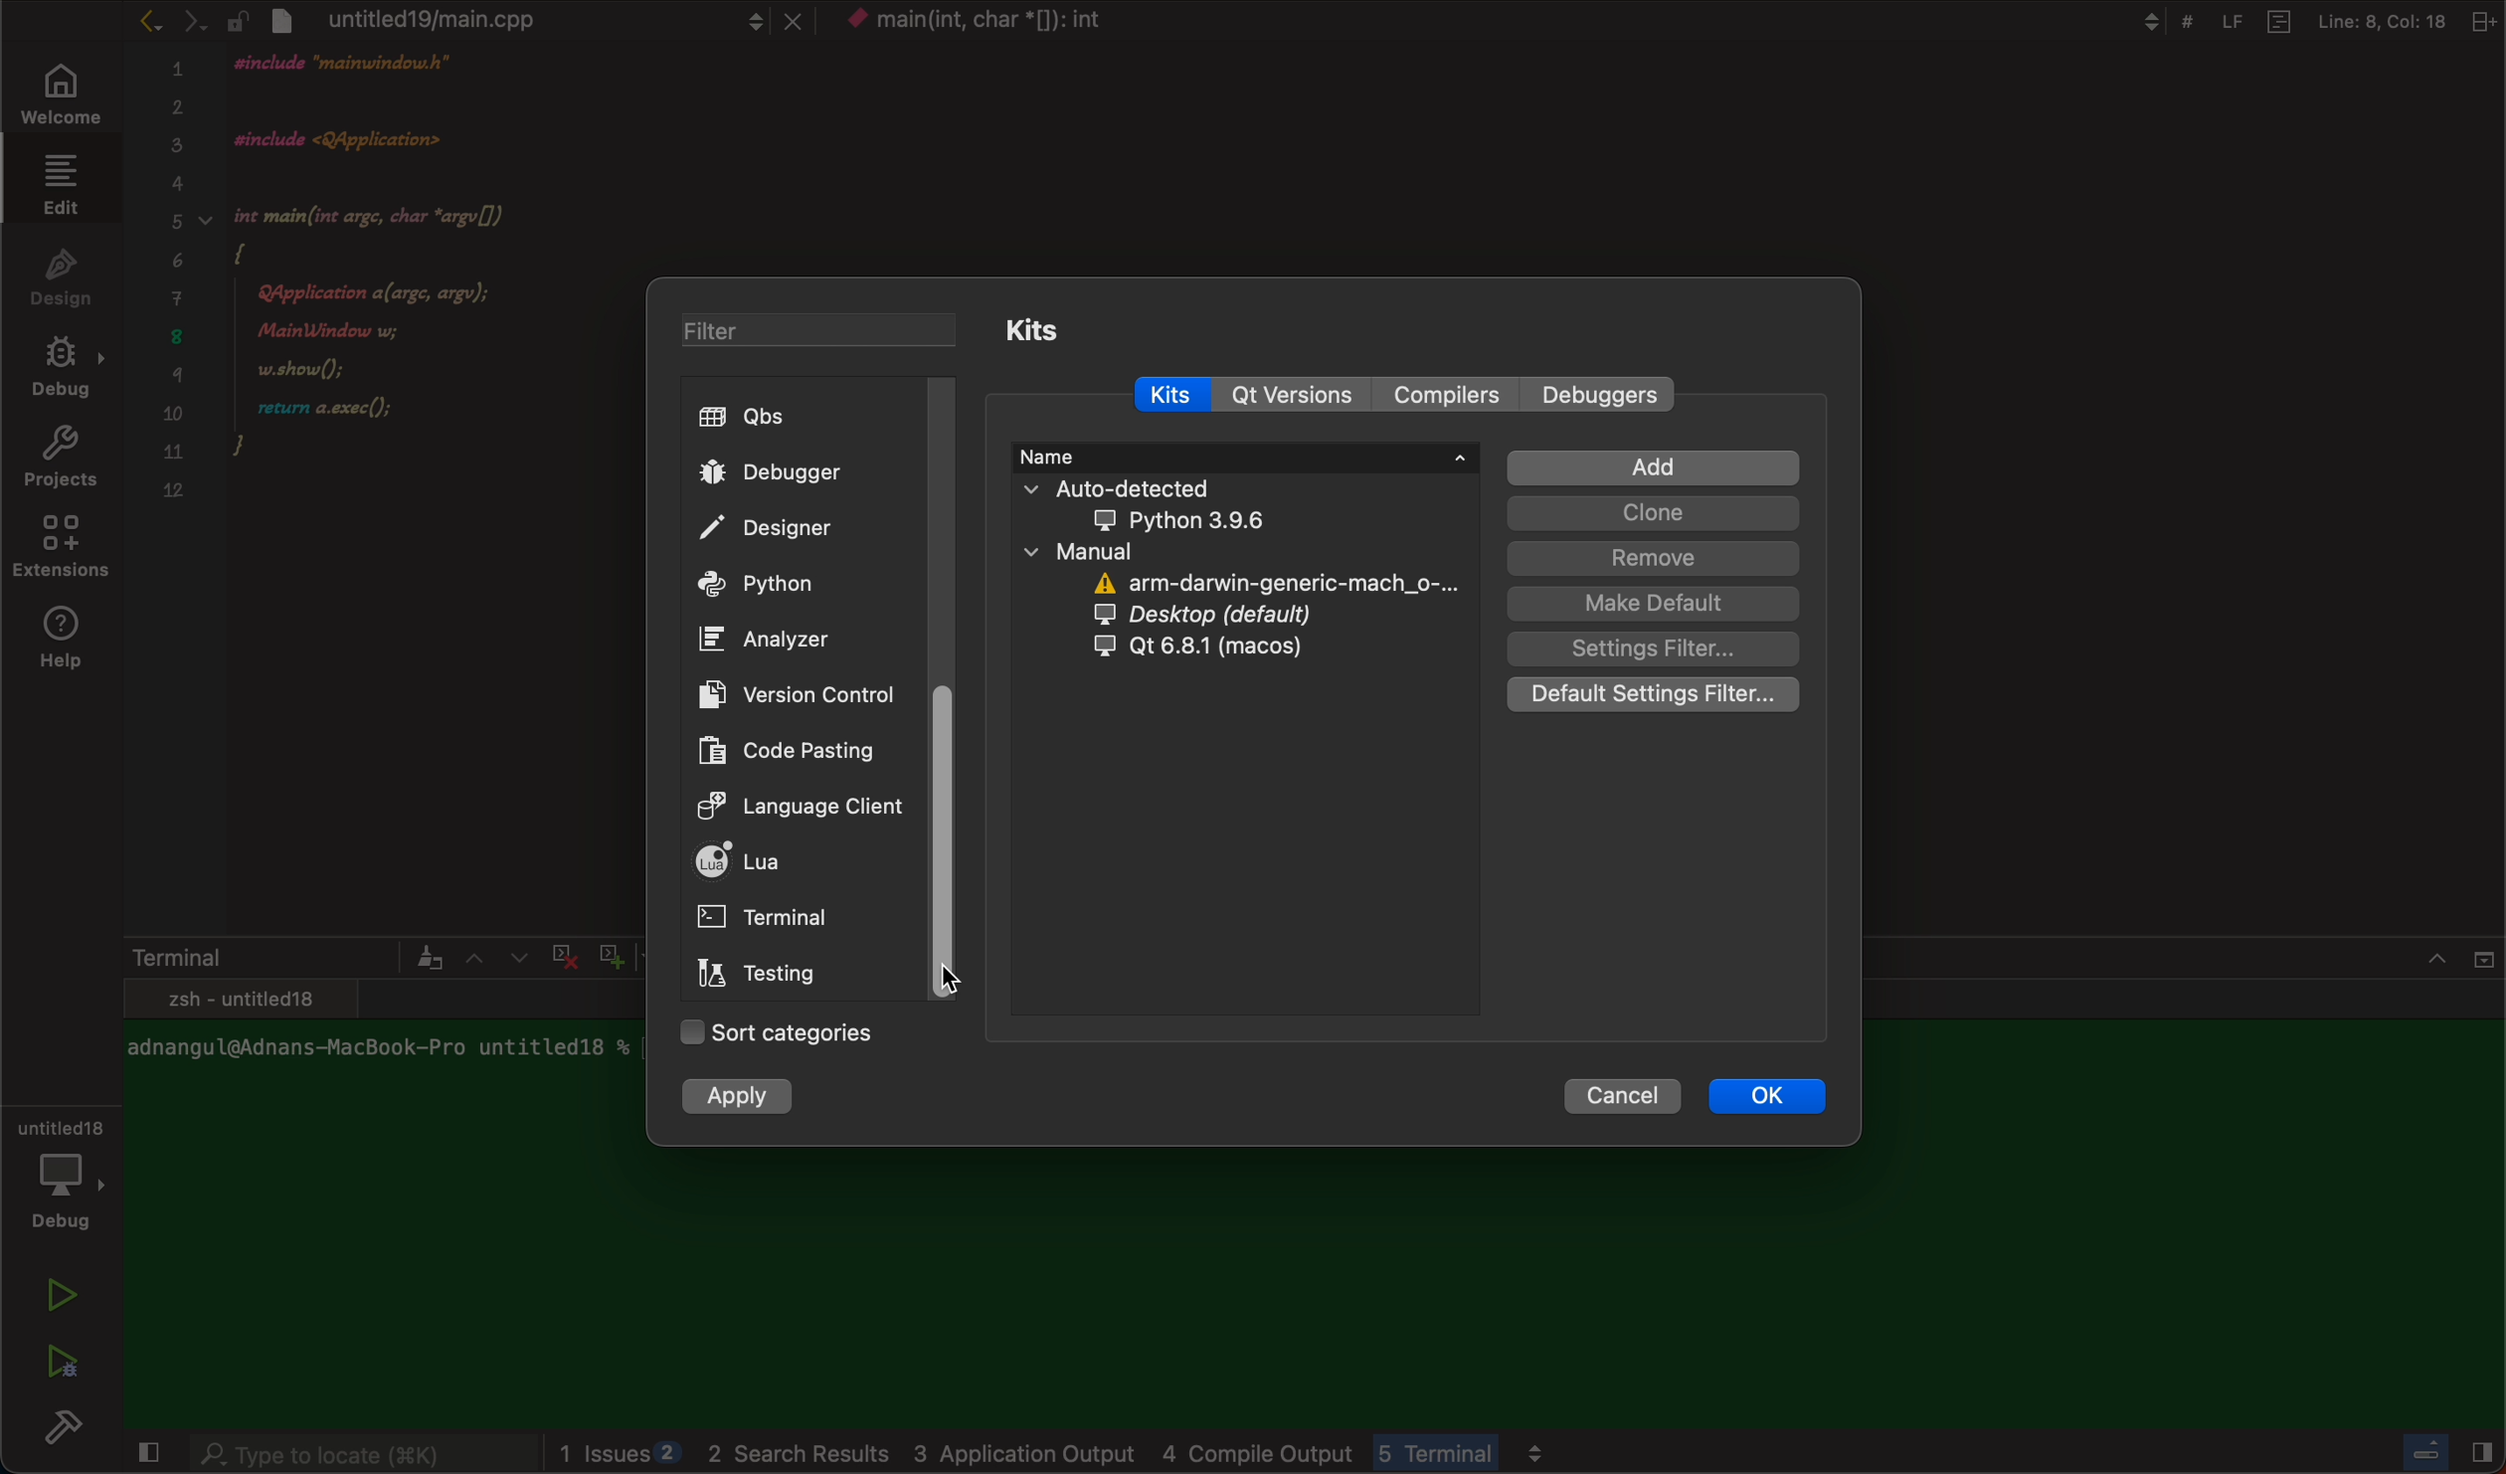 This screenshot has width=2506, height=1474. I want to click on add, so click(1652, 468).